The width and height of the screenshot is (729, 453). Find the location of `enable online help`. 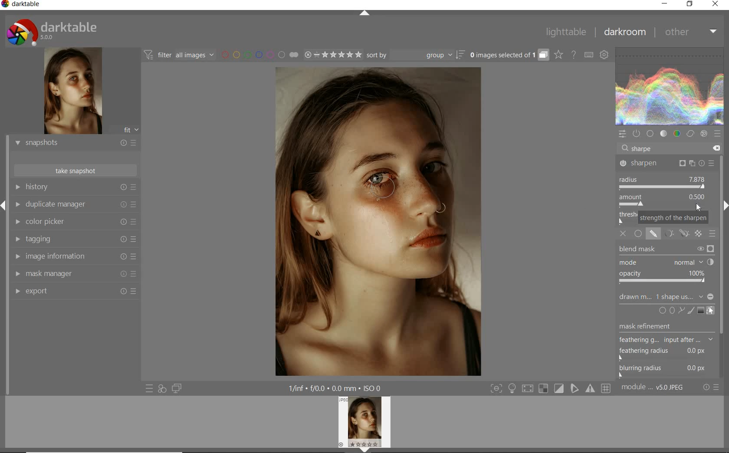

enable online help is located at coordinates (574, 55).